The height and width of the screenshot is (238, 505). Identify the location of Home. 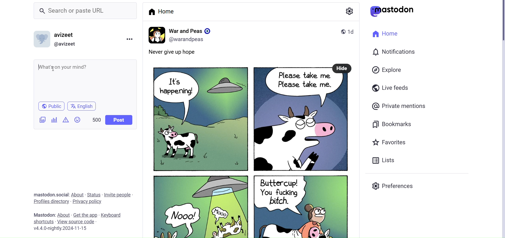
(385, 34).